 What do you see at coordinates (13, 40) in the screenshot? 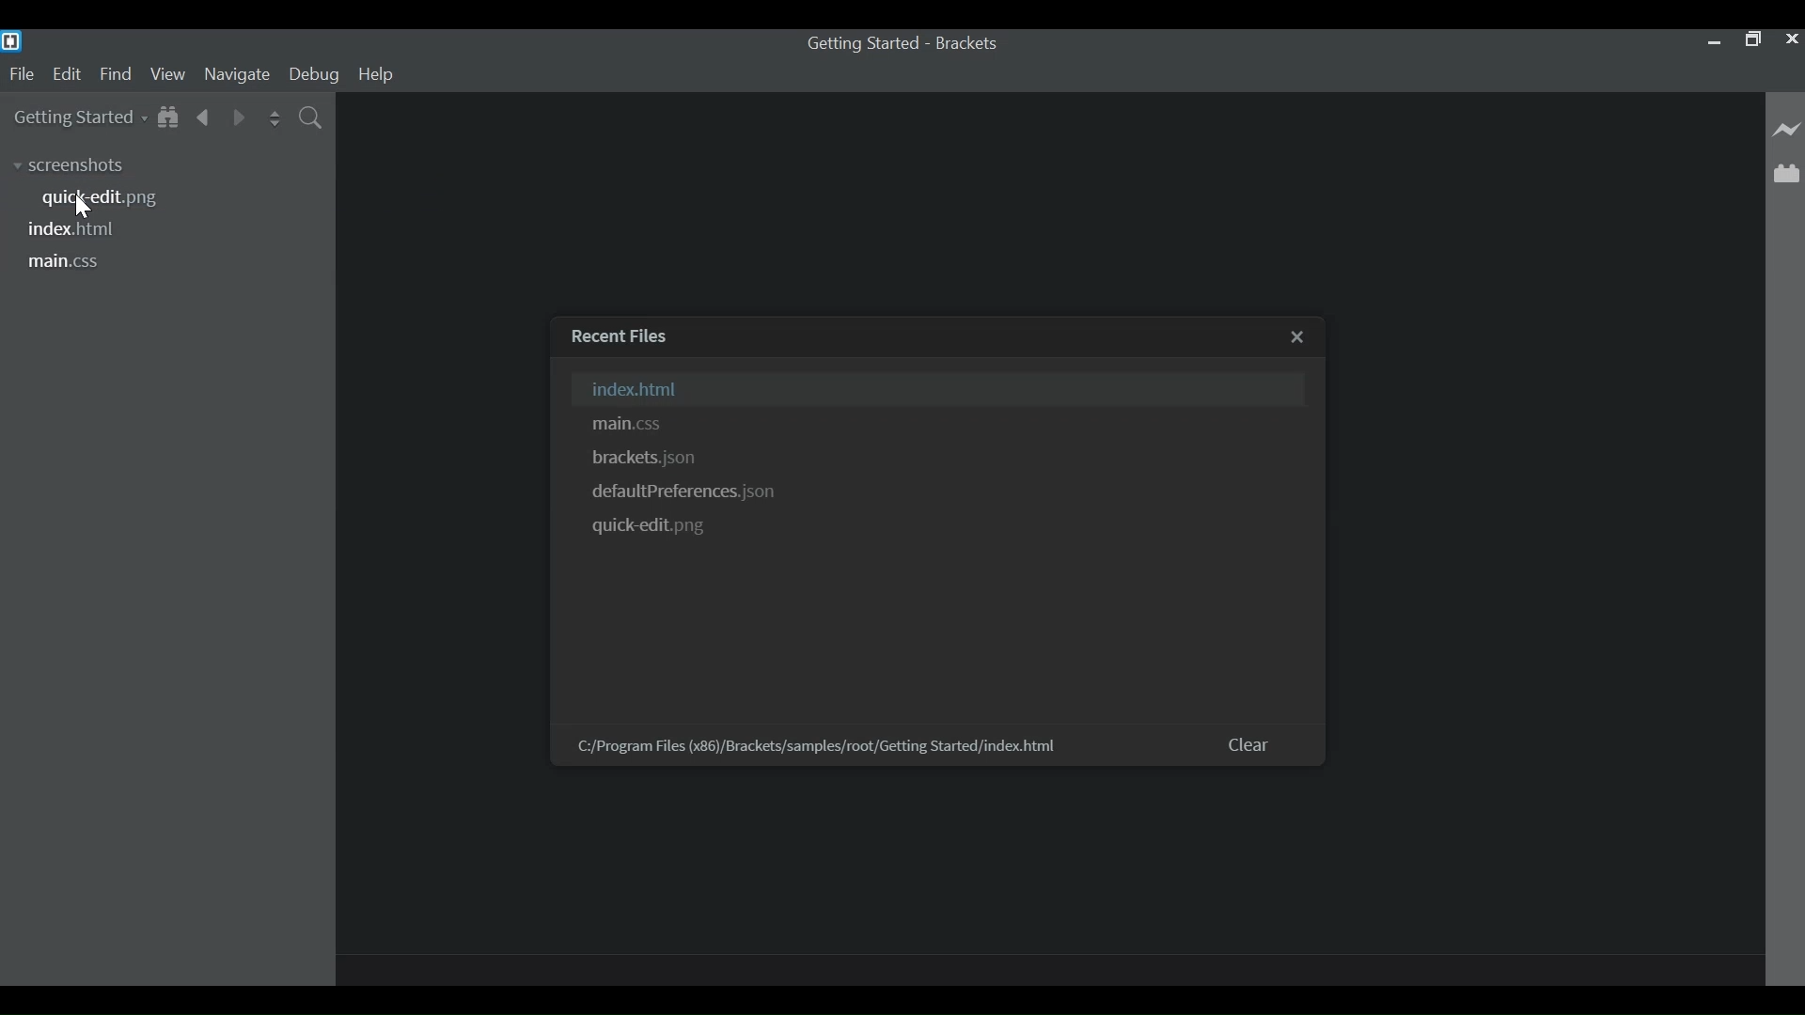
I see `Bracket Desktop Icon` at bounding box center [13, 40].